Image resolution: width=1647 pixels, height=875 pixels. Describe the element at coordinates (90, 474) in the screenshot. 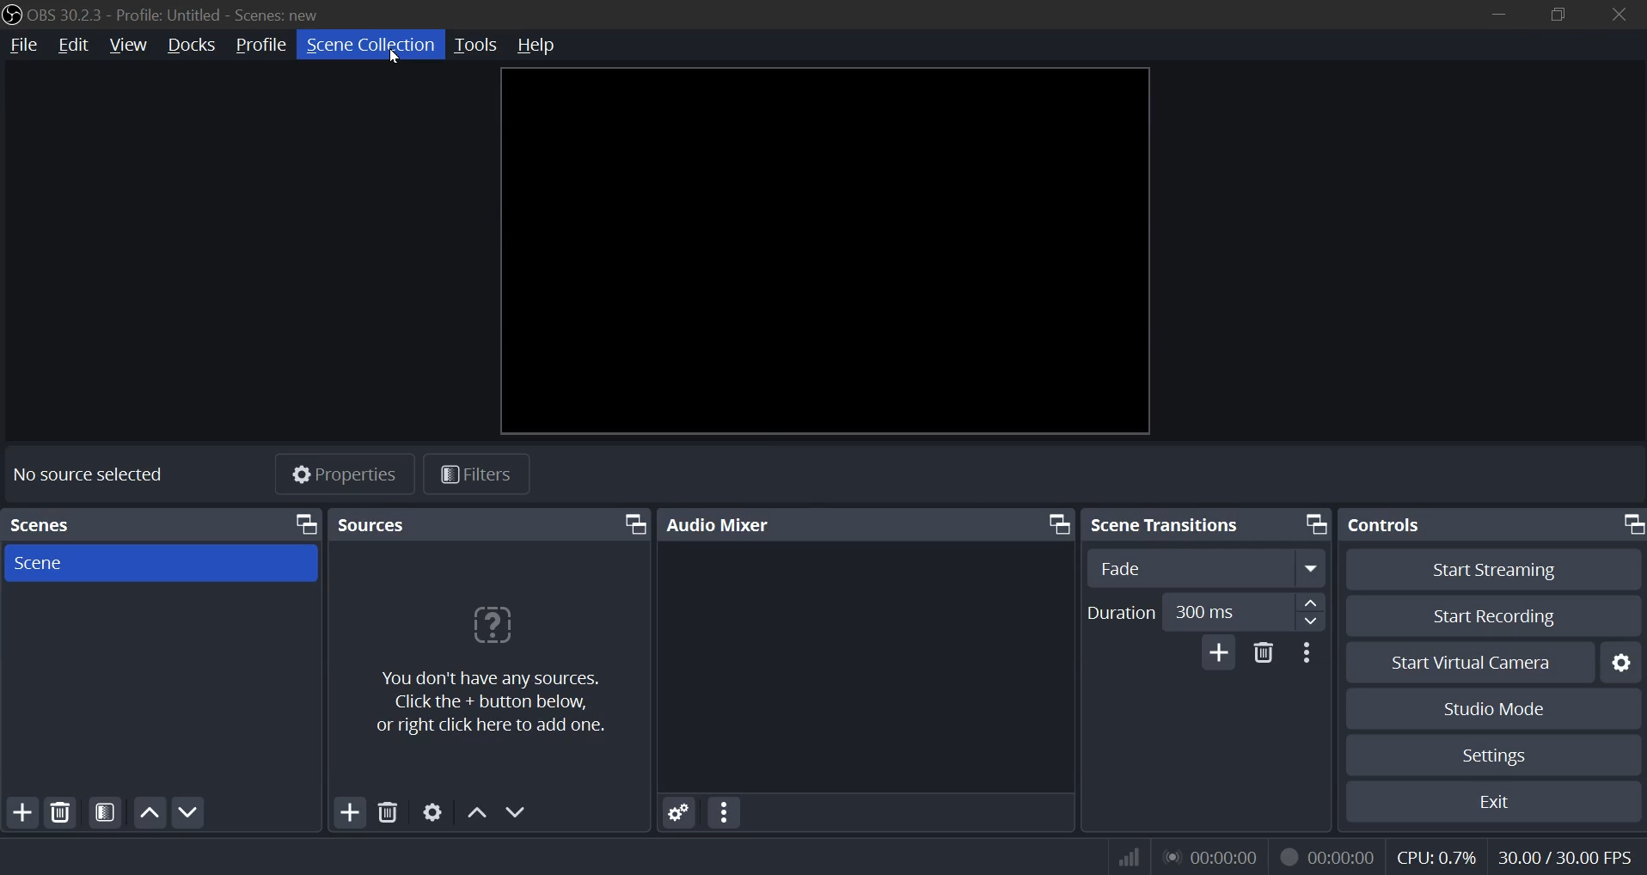

I see `no source selected` at that location.